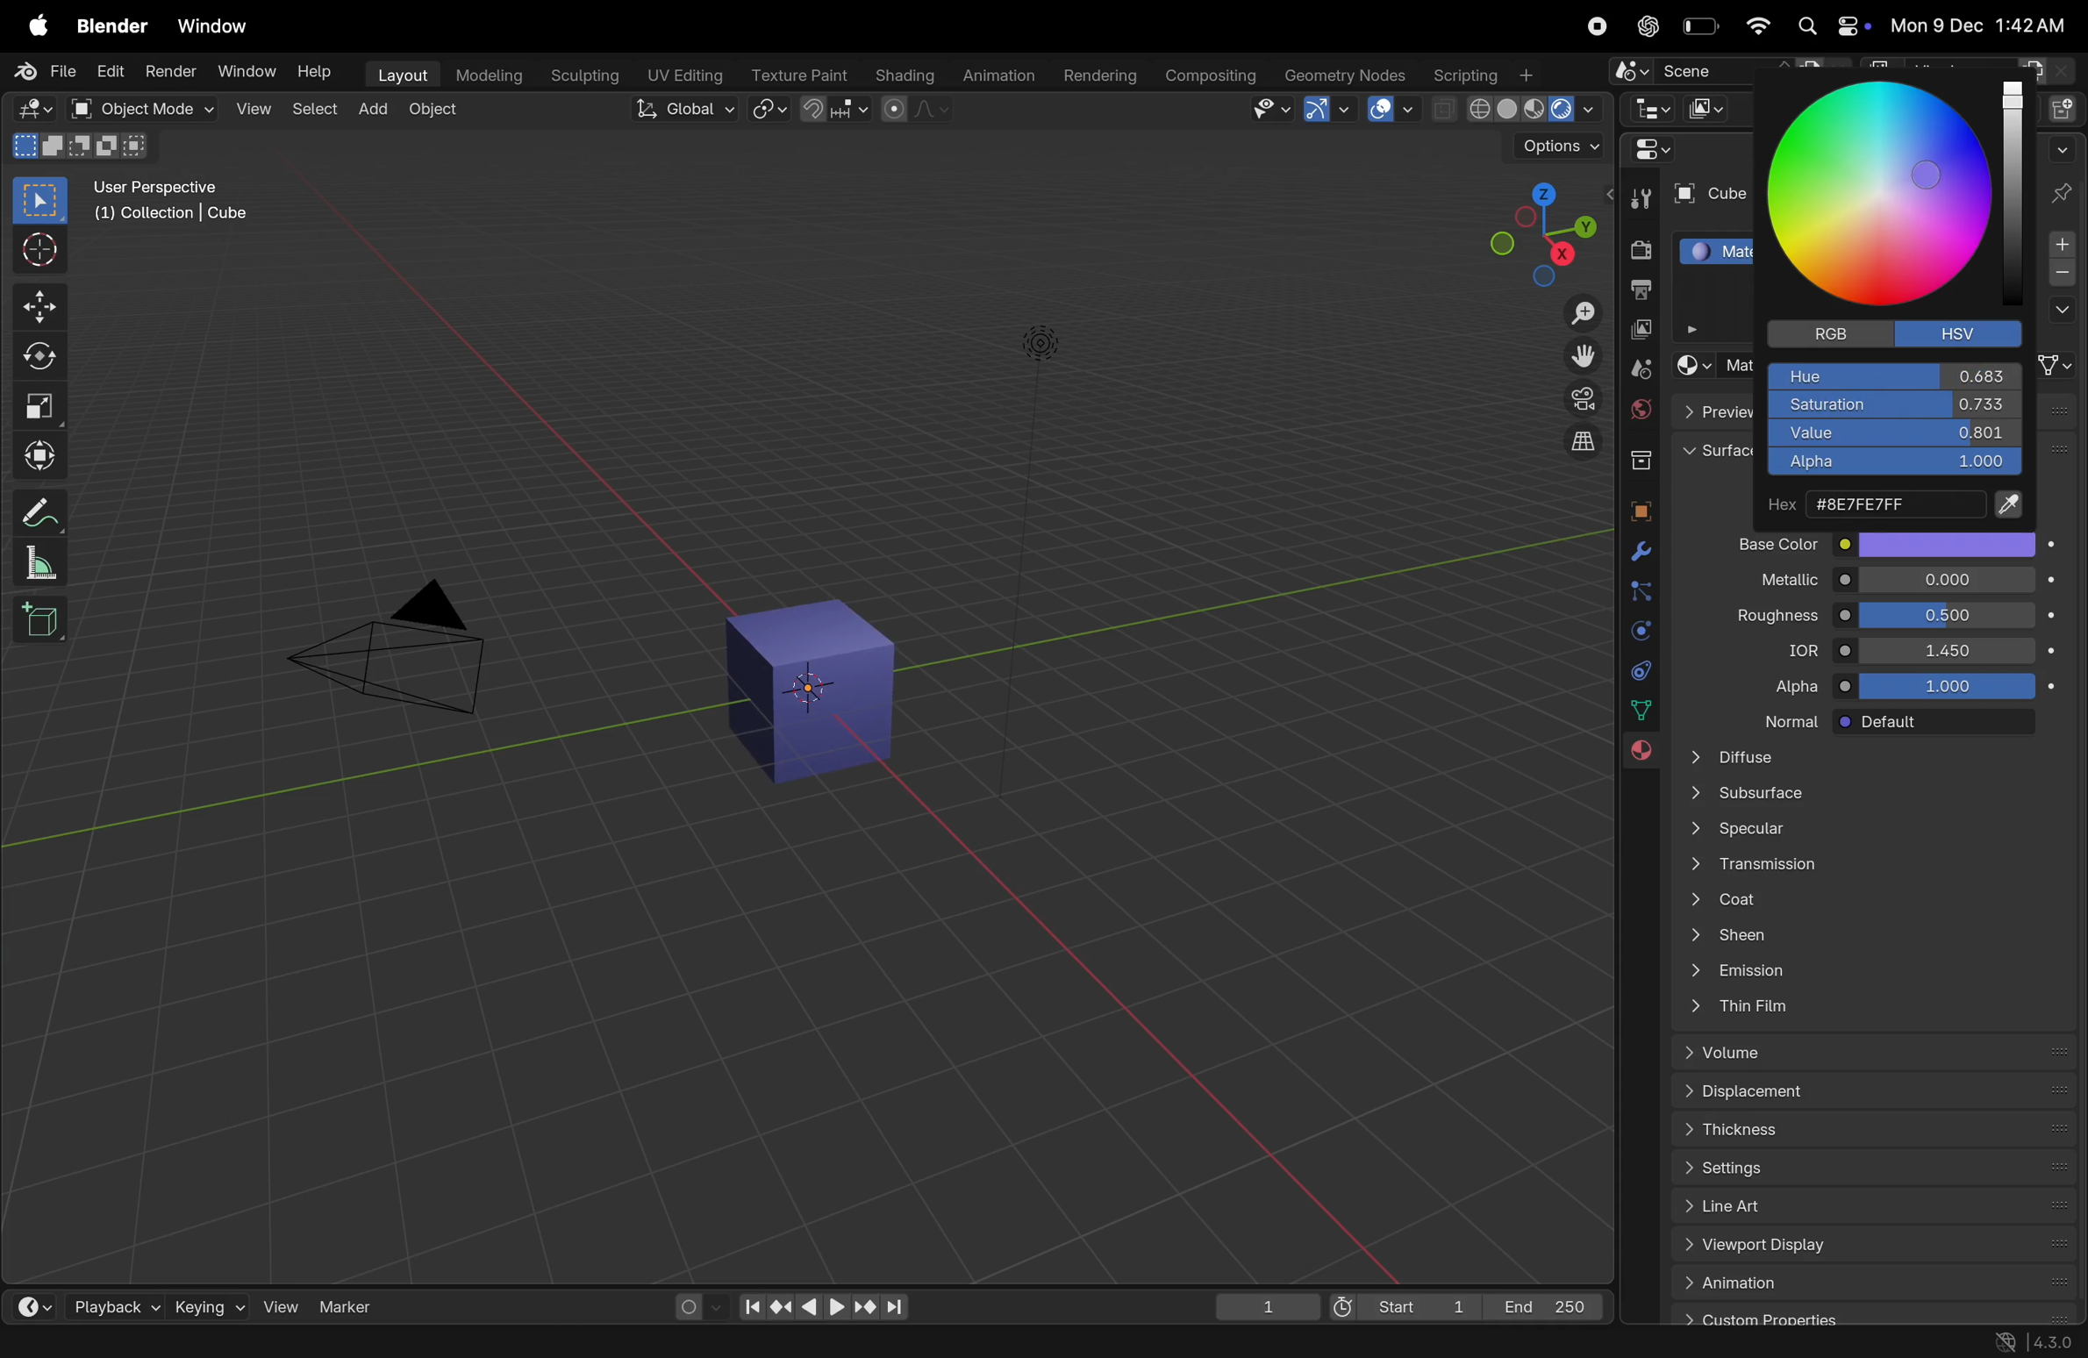  Describe the element at coordinates (54, 1340) in the screenshot. I see `set active` at that location.